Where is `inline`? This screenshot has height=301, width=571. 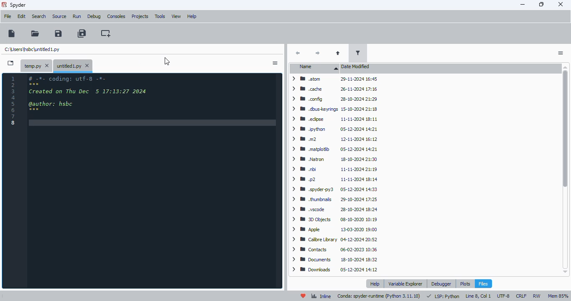 inline is located at coordinates (321, 296).